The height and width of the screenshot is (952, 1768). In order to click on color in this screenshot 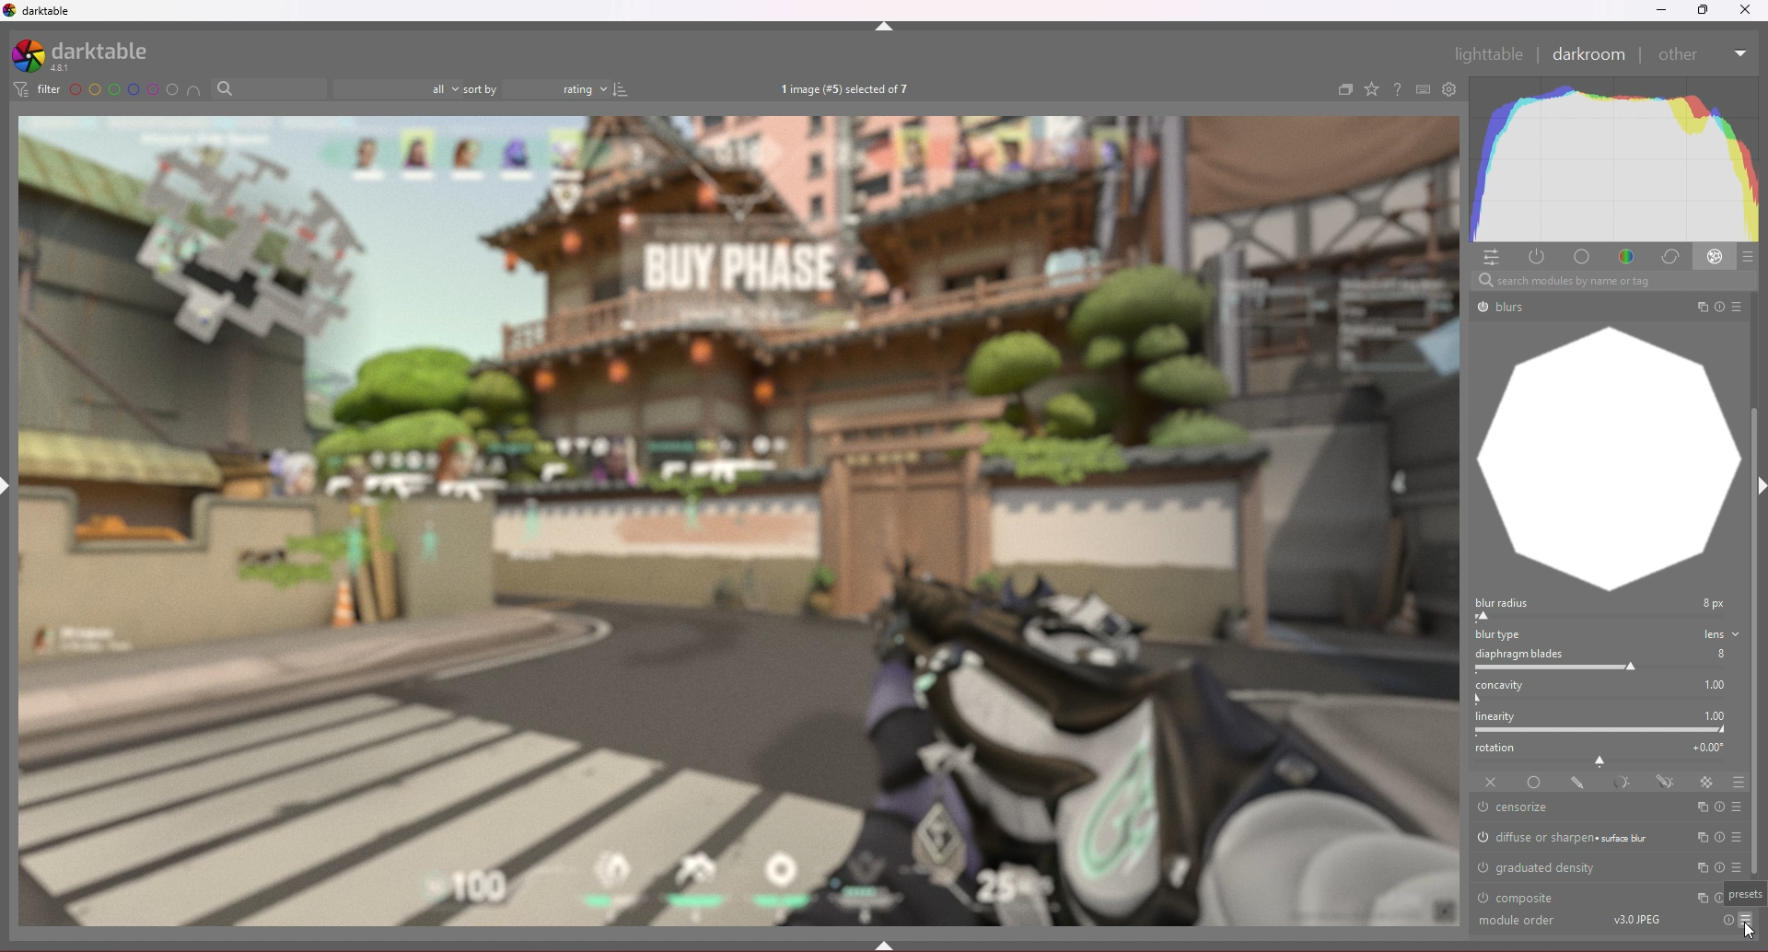, I will do `click(1628, 257)`.